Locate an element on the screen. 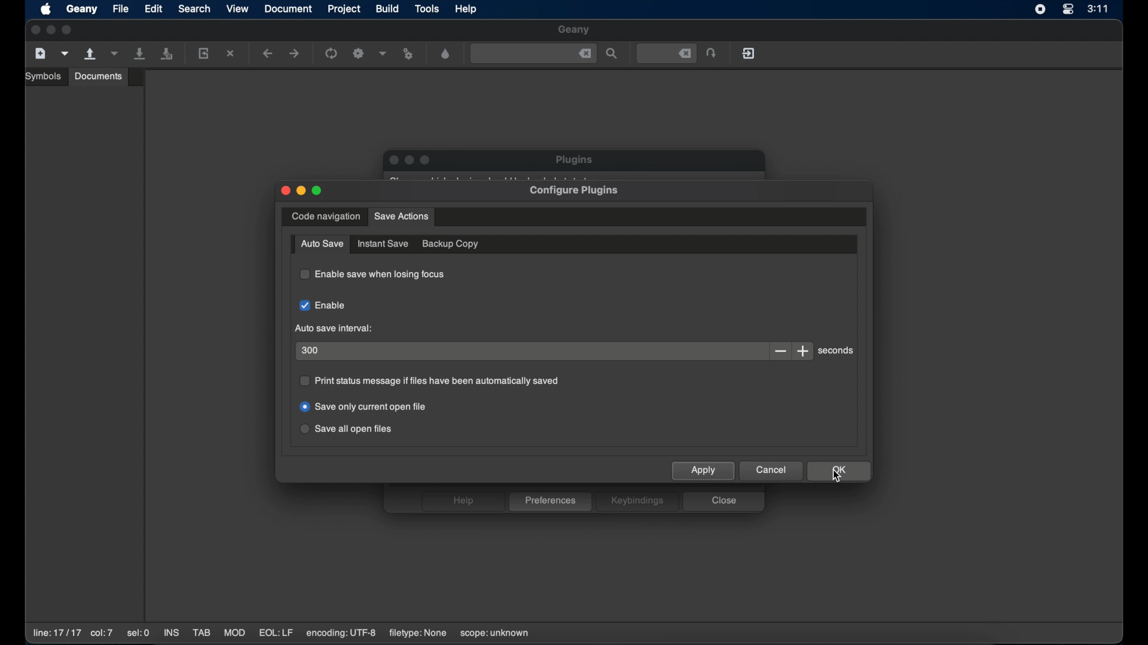  document is located at coordinates (289, 9).